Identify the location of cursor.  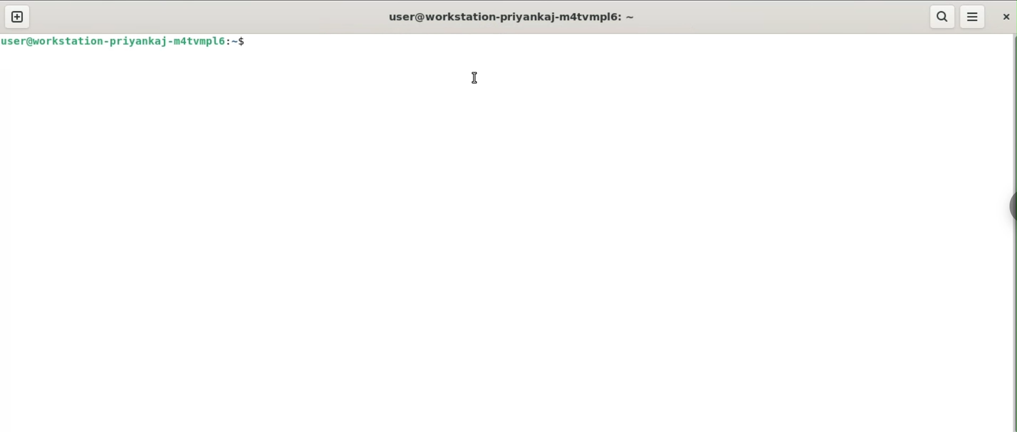
(475, 78).